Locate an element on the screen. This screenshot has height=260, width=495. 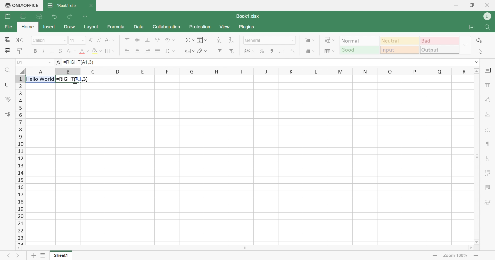
Formula is located at coordinates (114, 27).